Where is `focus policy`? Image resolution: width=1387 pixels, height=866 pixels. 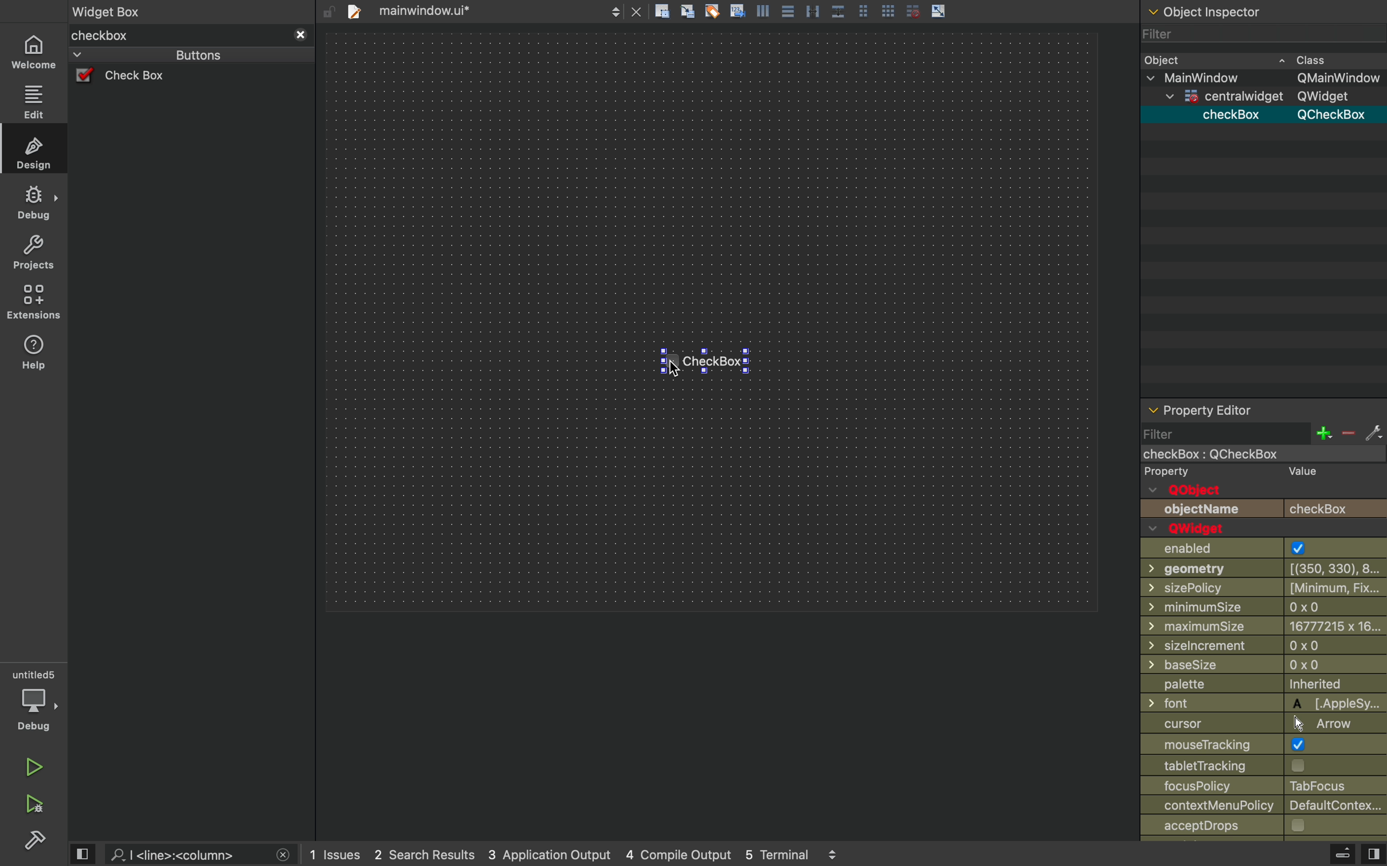 focus policy is located at coordinates (1257, 786).